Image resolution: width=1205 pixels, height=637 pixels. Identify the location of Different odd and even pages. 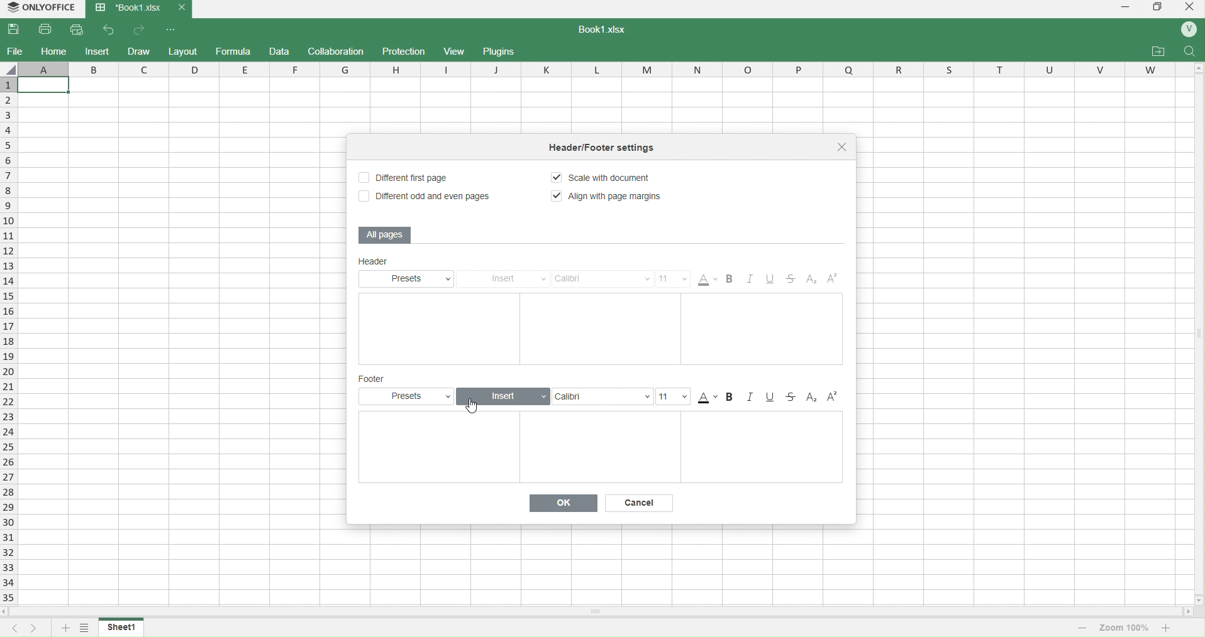
(423, 197).